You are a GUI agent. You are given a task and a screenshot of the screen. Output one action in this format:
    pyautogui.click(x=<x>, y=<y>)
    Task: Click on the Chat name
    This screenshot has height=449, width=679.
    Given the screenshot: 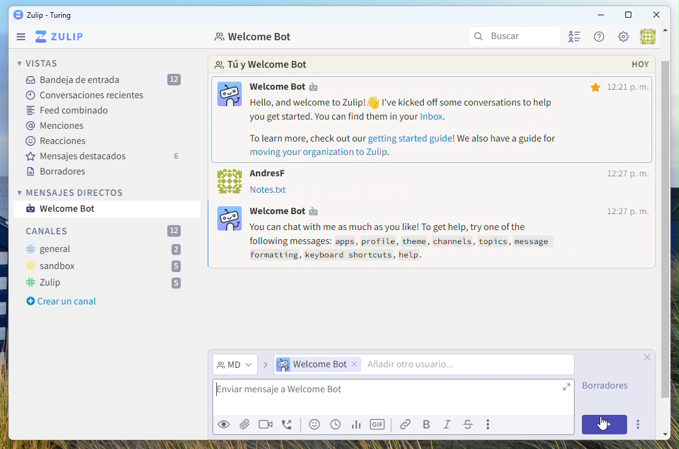 What is the action you would take?
    pyautogui.click(x=255, y=38)
    